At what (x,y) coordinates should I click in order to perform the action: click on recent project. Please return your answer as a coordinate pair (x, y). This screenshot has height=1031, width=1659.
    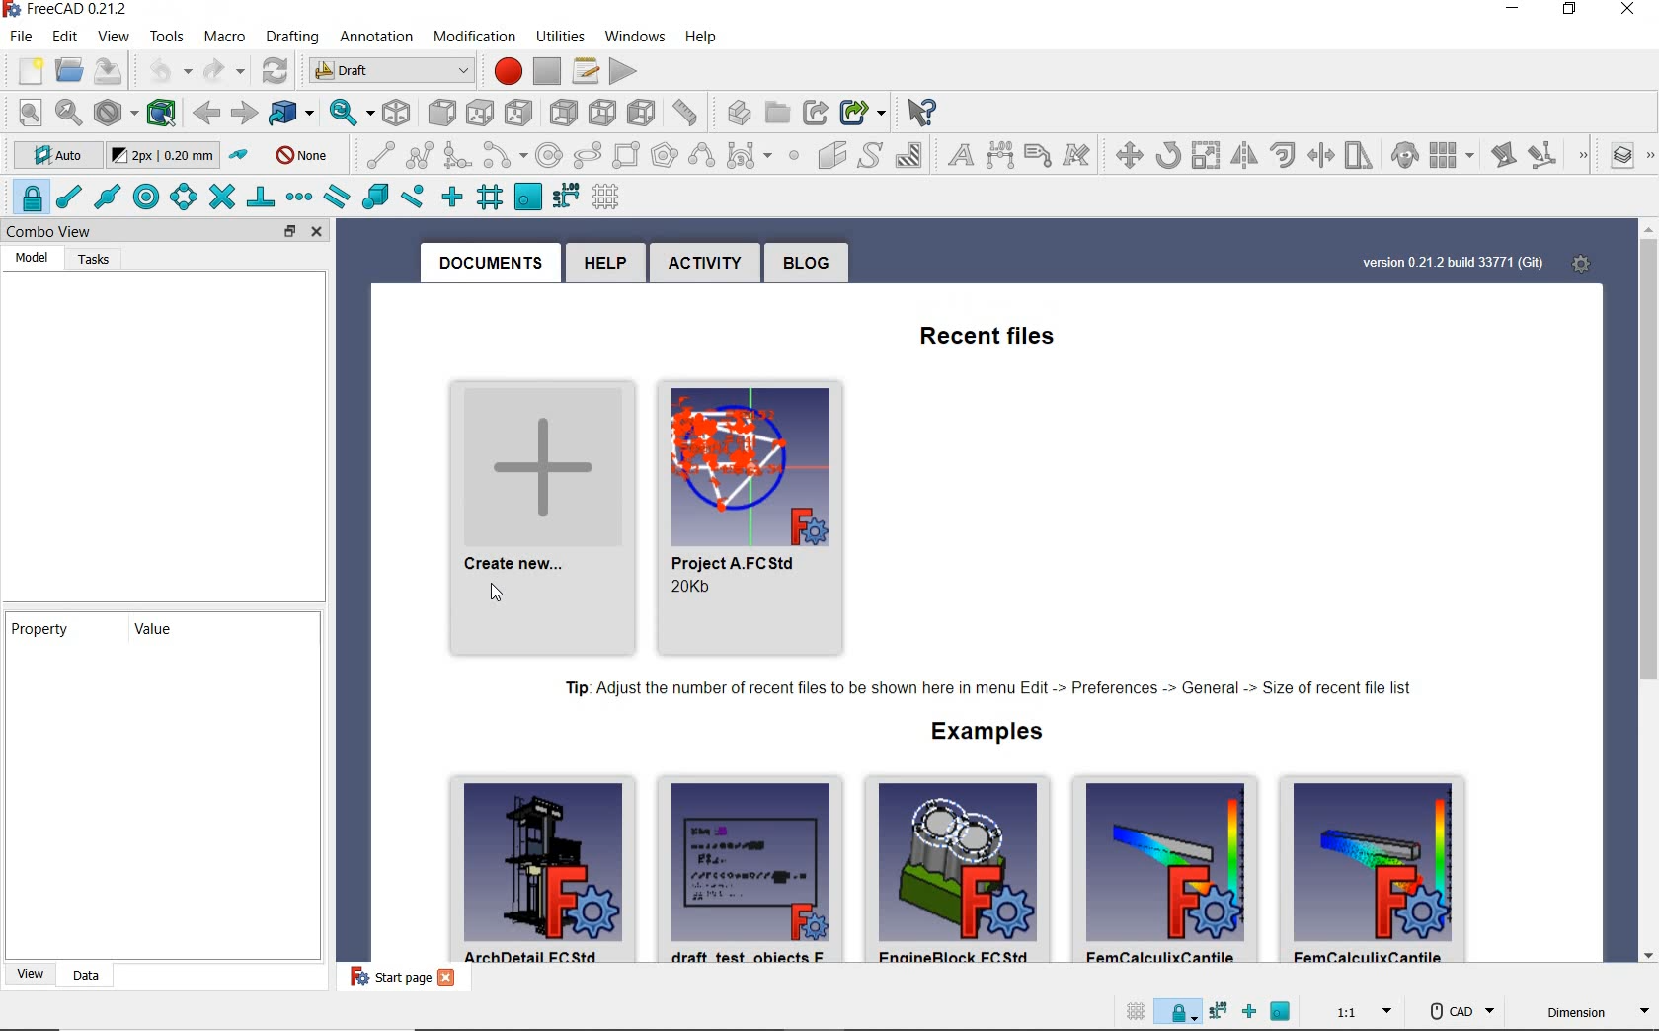
    Looking at the image, I should click on (749, 513).